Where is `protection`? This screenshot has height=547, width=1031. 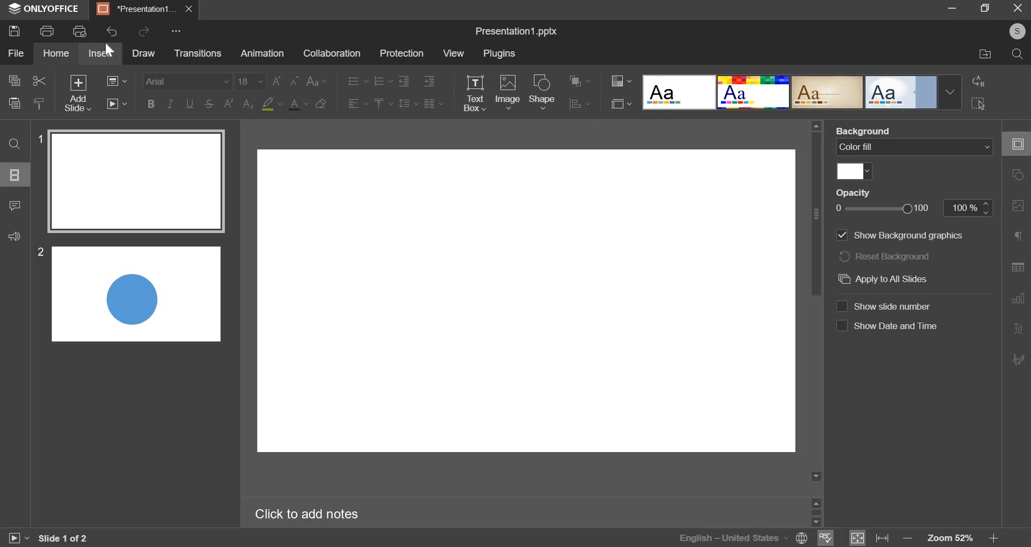 protection is located at coordinates (402, 54).